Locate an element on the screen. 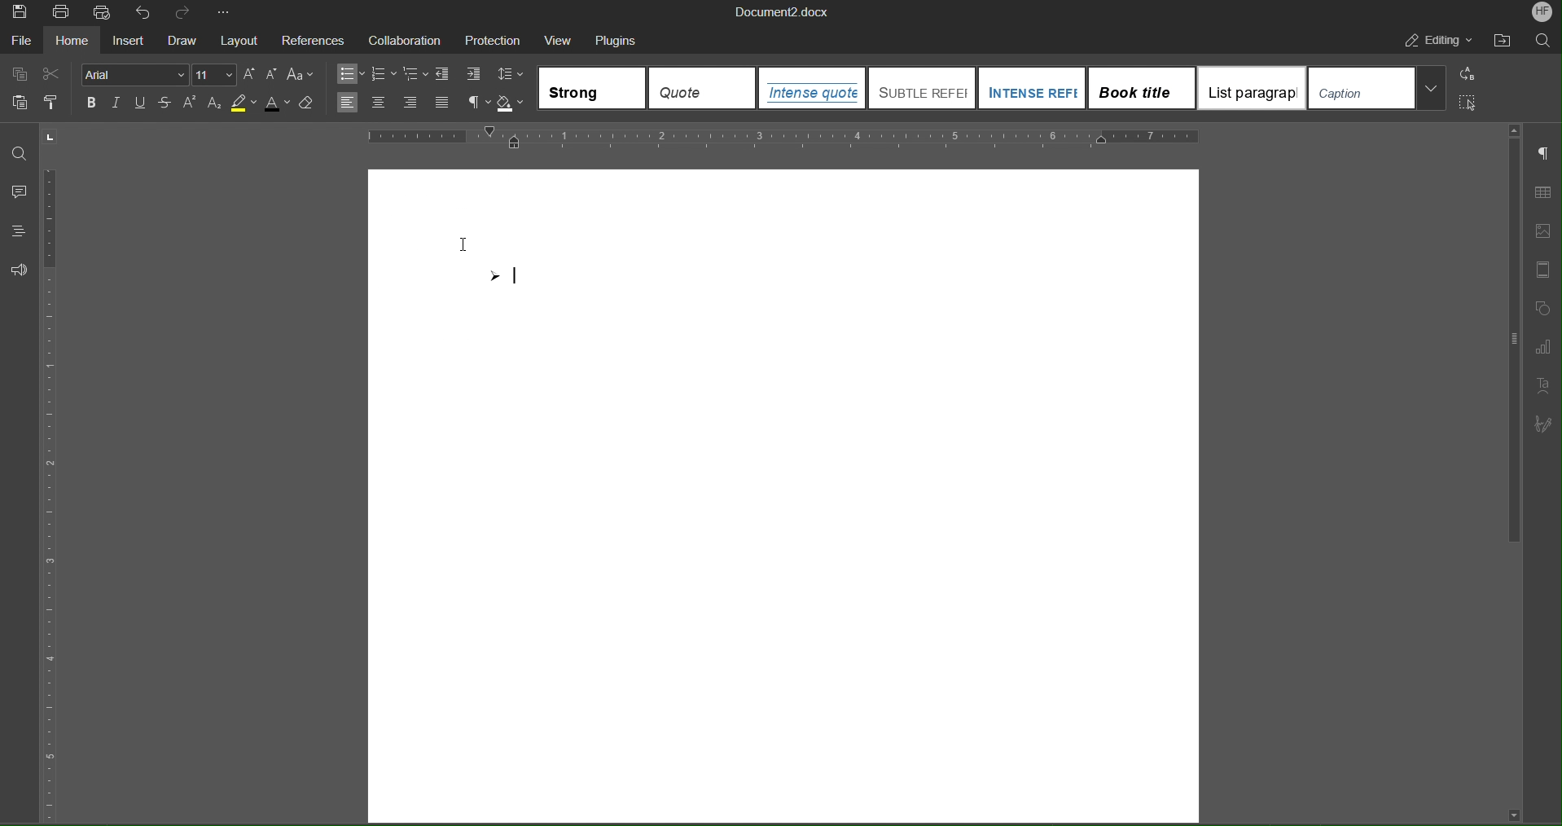 The height and width of the screenshot is (826, 1562). Highlight is located at coordinates (247, 102).